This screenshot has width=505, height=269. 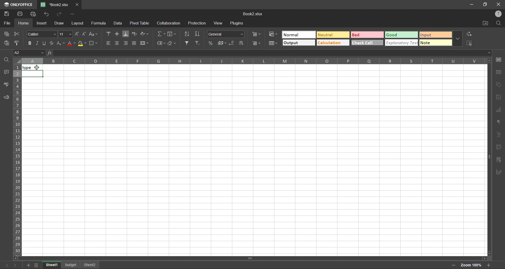 I want to click on fields, so click(x=172, y=35).